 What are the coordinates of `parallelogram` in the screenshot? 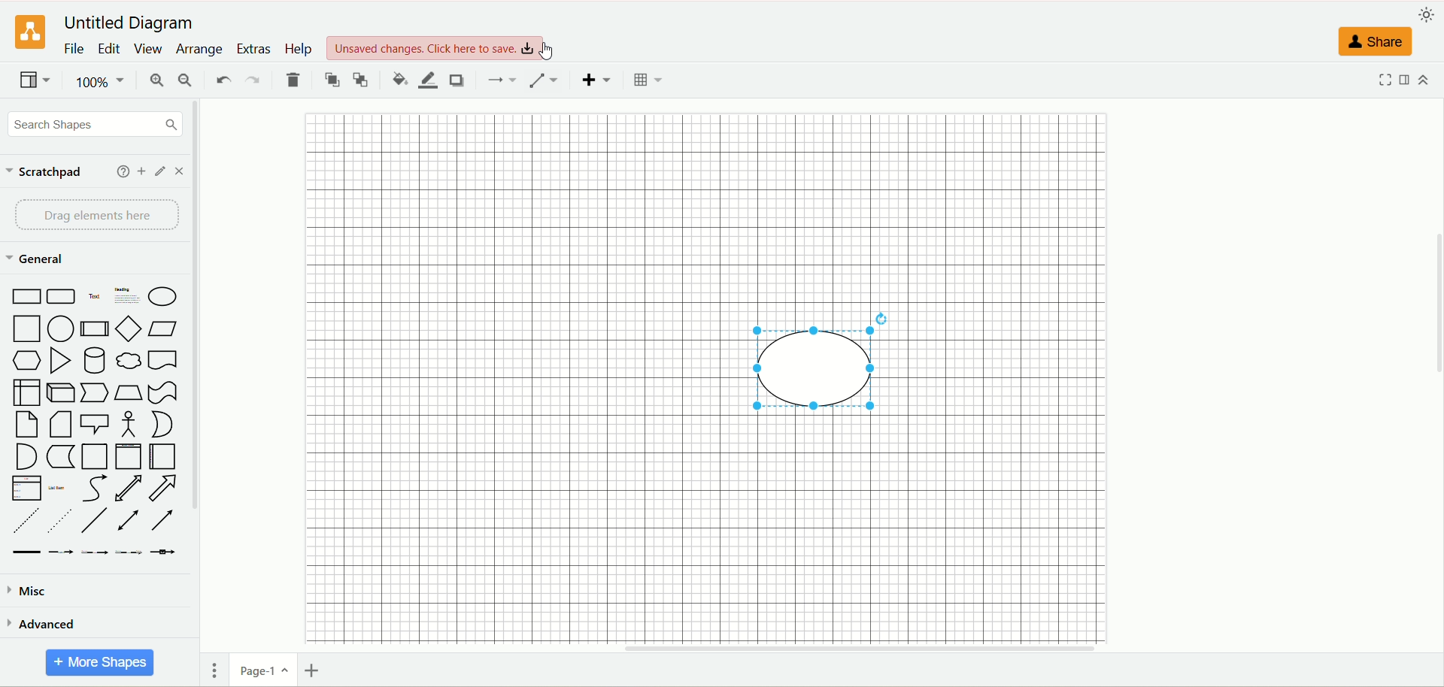 It's located at (166, 328).